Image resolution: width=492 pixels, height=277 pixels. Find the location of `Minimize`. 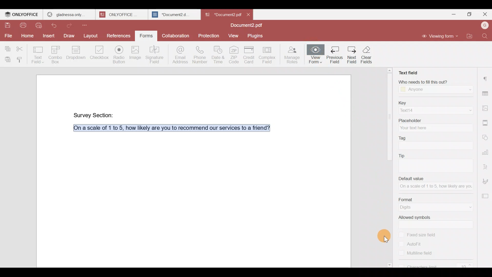

Minimize is located at coordinates (455, 14).